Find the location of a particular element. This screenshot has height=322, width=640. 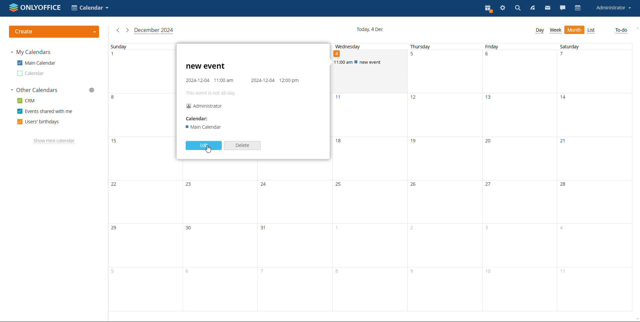

previous month is located at coordinates (117, 30).